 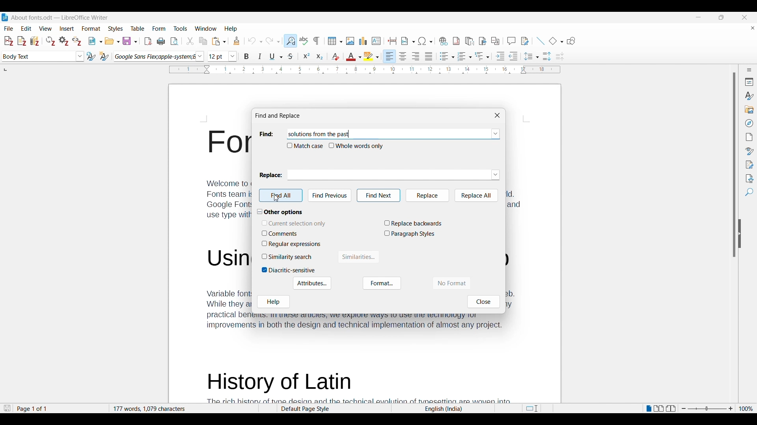 What do you see at coordinates (307, 57) in the screenshot?
I see `Superscript` at bounding box center [307, 57].